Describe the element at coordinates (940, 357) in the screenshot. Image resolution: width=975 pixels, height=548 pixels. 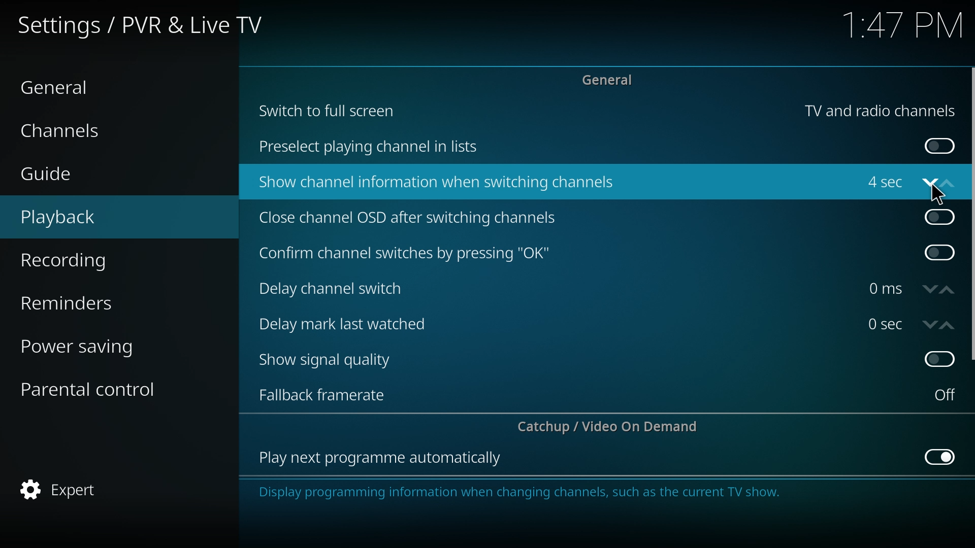
I see `off` at that location.